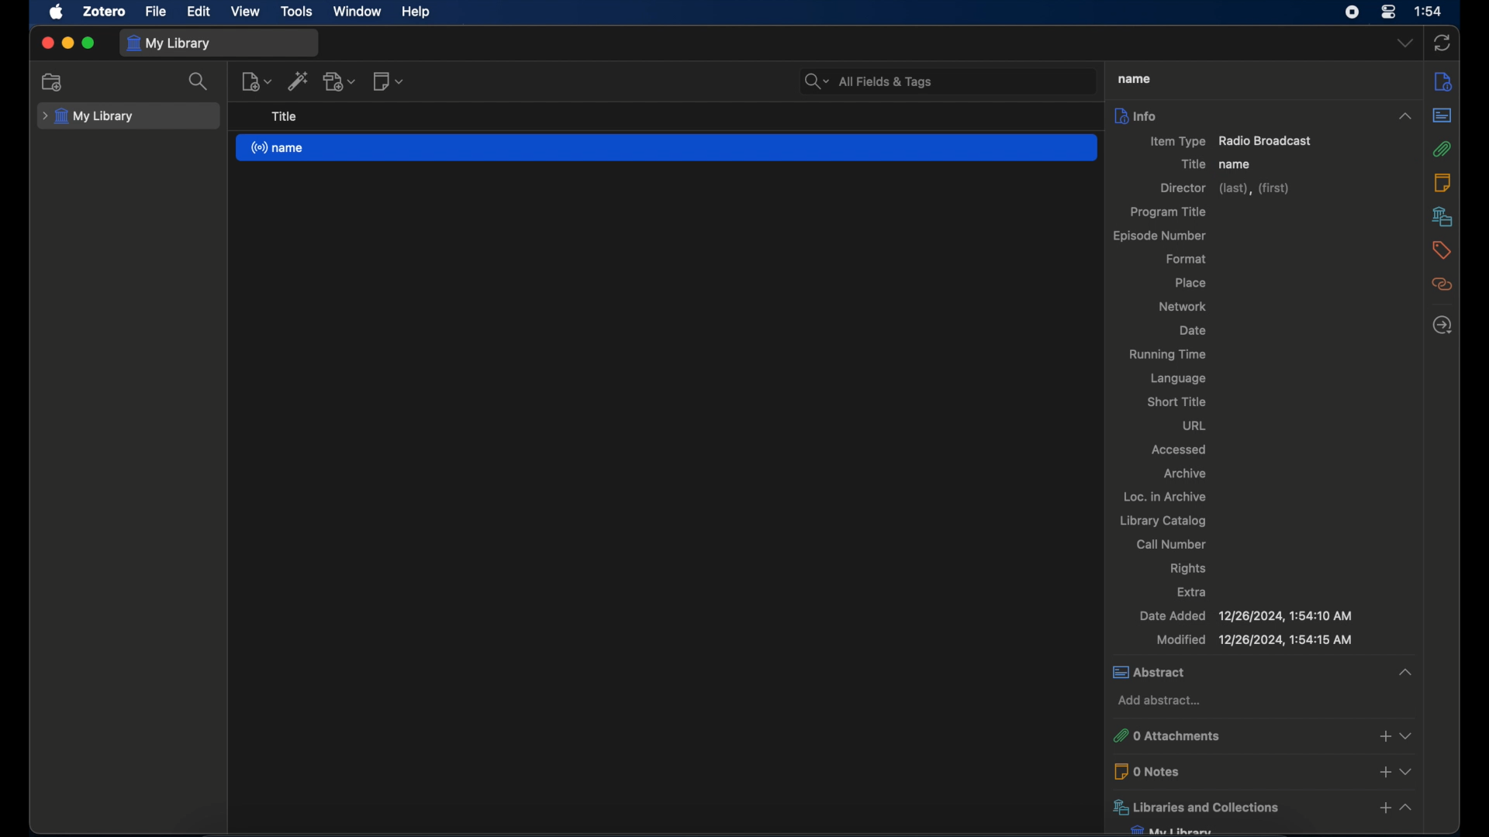  I want to click on help, so click(418, 12).